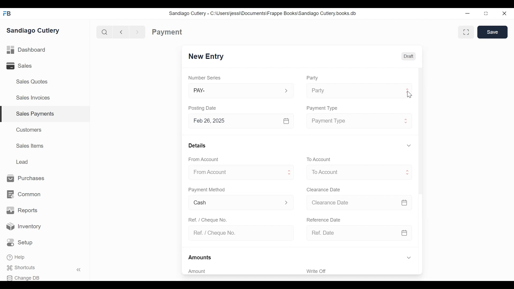  I want to click on Payment, so click(167, 32).